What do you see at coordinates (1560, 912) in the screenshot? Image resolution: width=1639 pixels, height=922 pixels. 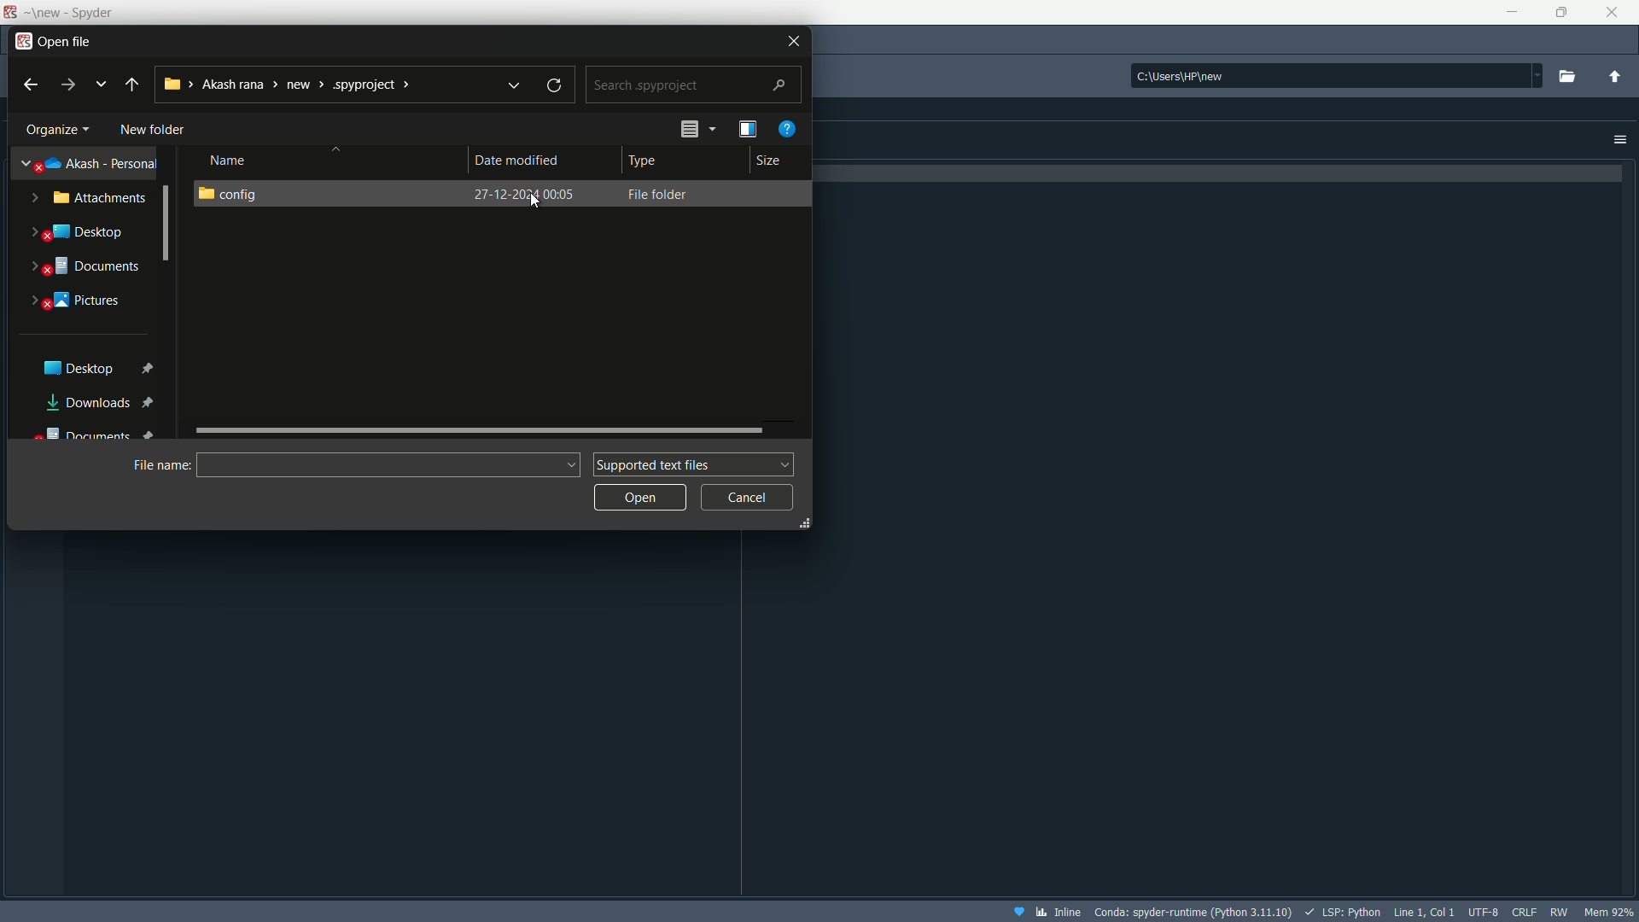 I see `rw` at bounding box center [1560, 912].